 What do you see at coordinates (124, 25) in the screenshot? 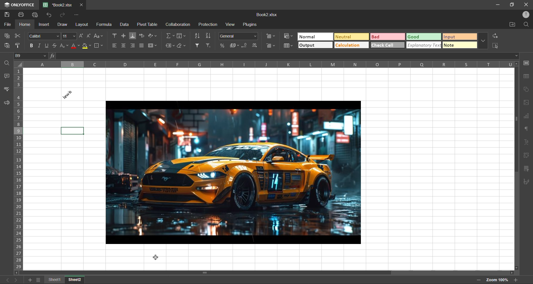
I see `data` at bounding box center [124, 25].